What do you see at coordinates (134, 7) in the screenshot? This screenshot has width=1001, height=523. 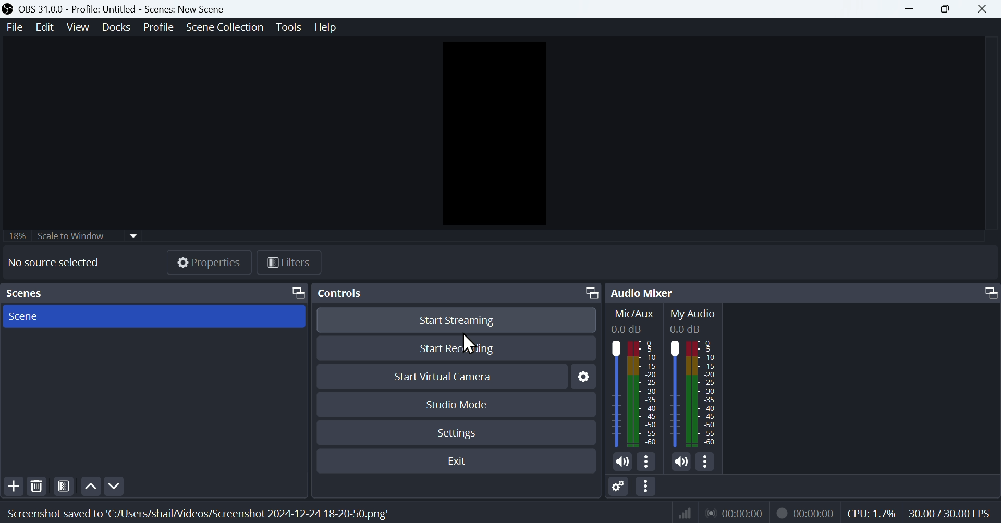 I see `OBS 31.0.0` at bounding box center [134, 7].